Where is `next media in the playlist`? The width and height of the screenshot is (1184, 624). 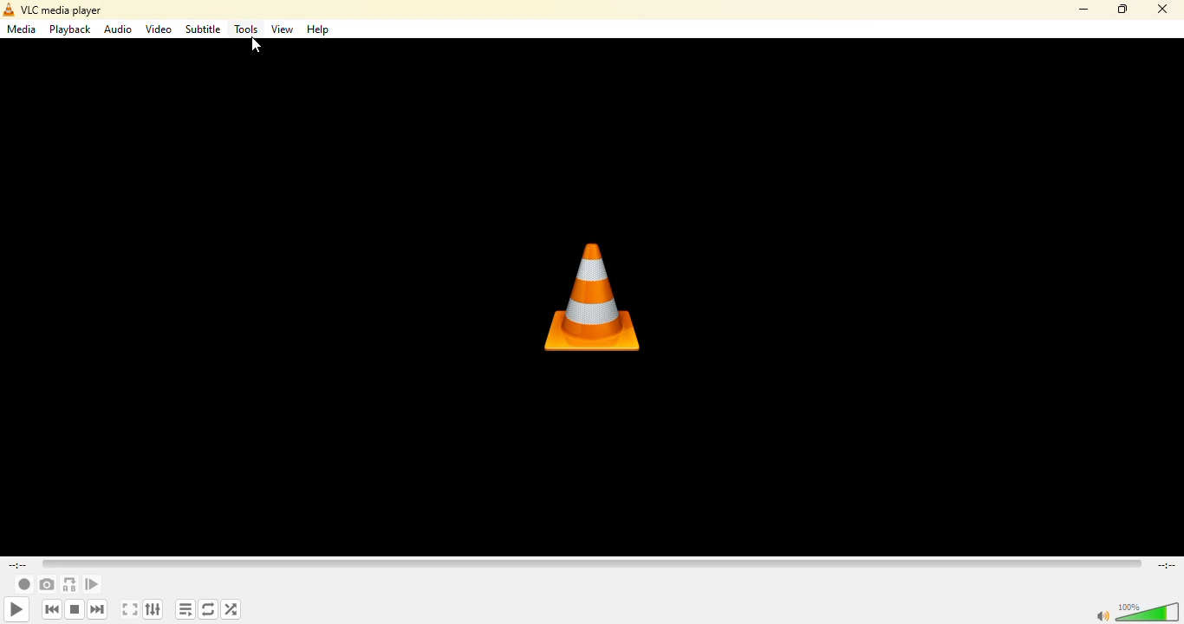
next media in the playlist is located at coordinates (97, 609).